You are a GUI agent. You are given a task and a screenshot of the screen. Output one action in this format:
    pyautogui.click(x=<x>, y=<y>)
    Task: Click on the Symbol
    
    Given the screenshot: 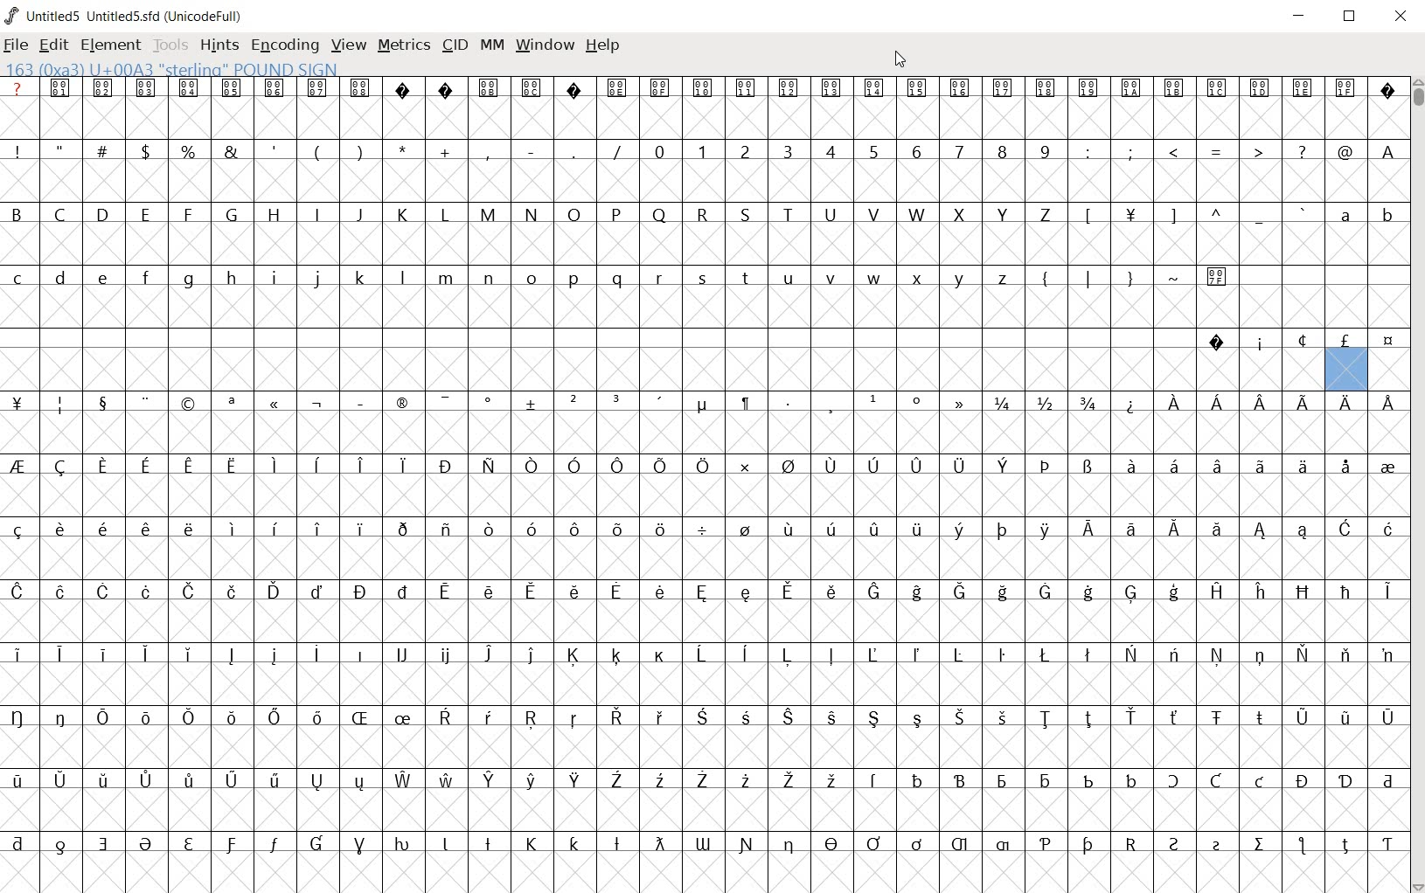 What is the action you would take?
    pyautogui.click(x=488, y=466)
    